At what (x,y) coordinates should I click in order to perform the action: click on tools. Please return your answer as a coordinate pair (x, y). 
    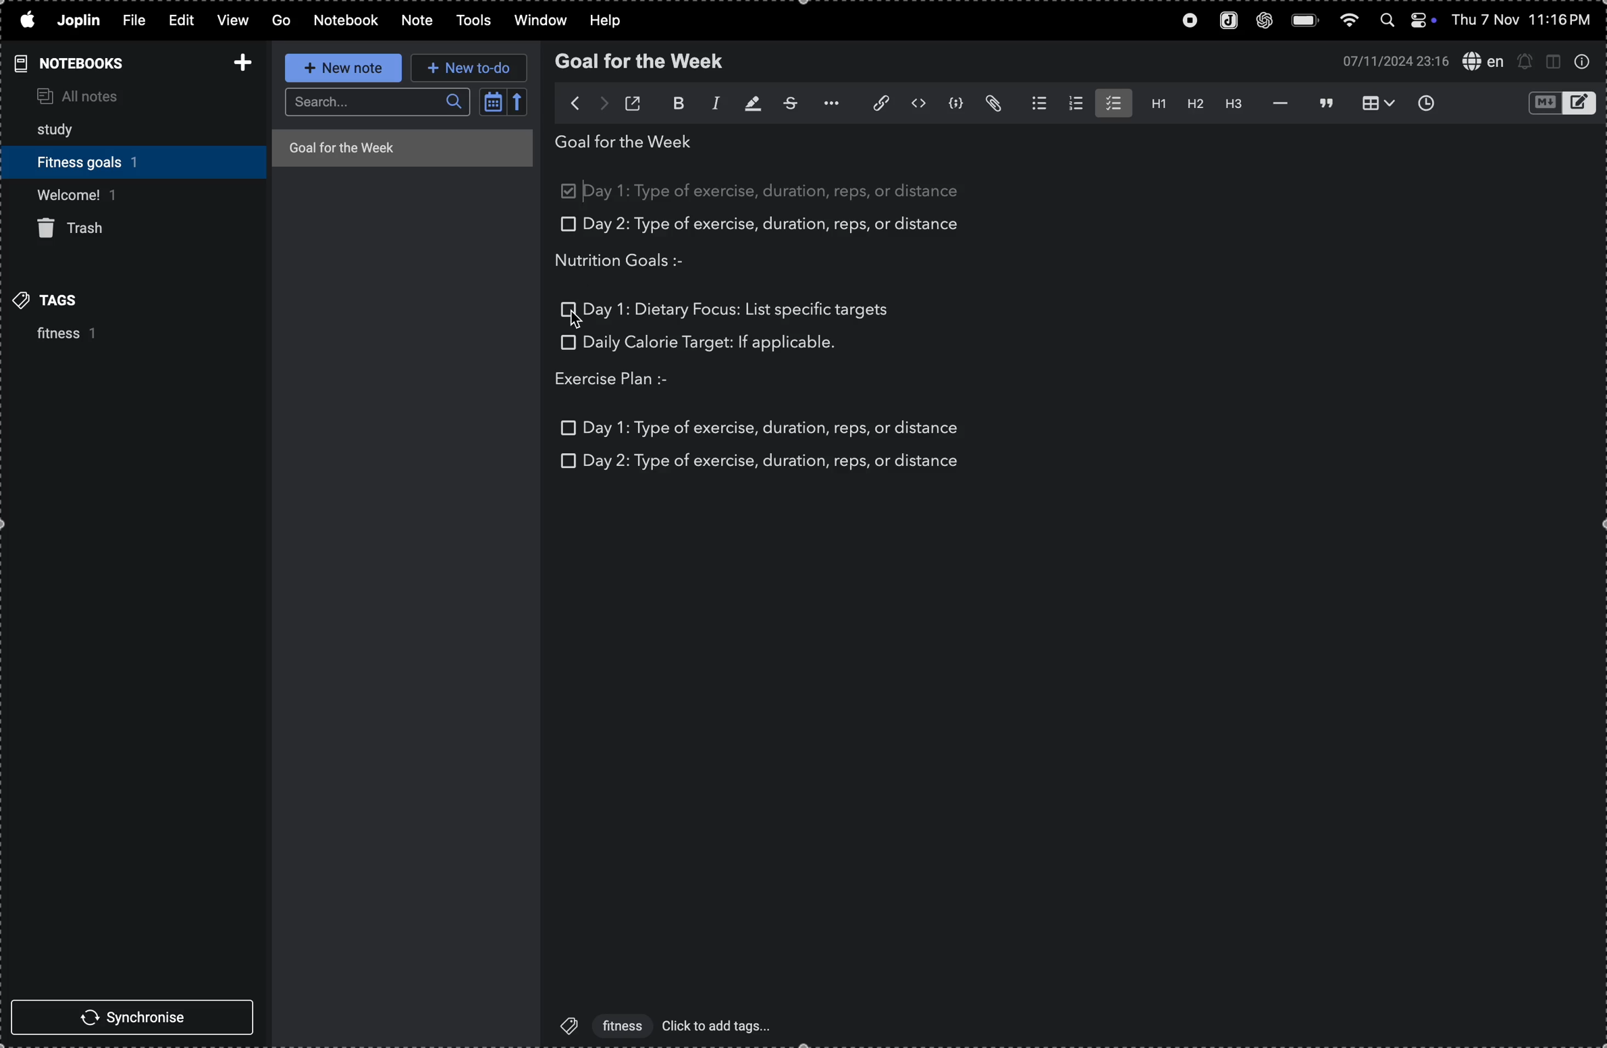
    Looking at the image, I should click on (471, 21).